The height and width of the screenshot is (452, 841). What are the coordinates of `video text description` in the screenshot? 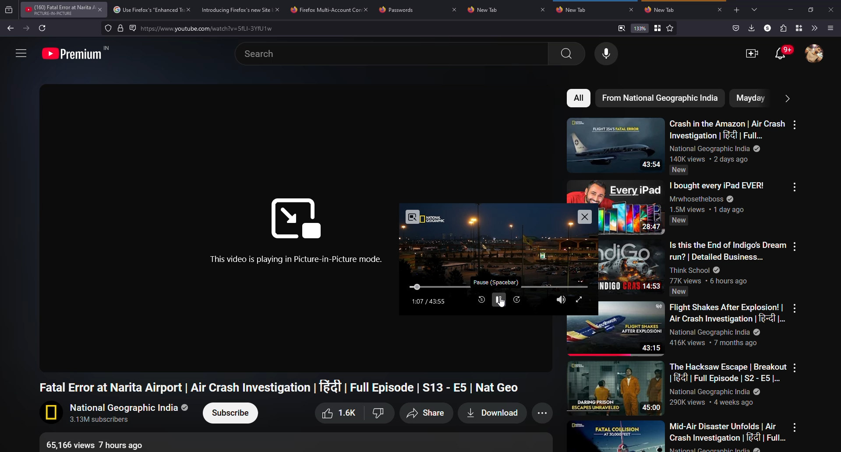 It's located at (728, 437).